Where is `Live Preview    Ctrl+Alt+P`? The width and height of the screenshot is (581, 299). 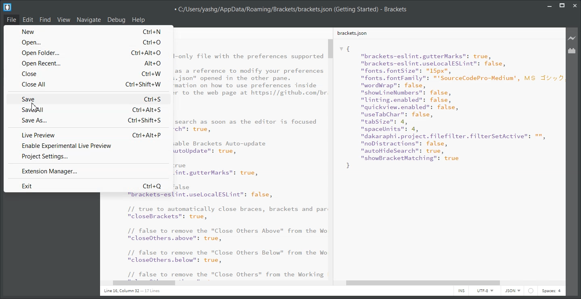
Live Preview    Ctrl+Alt+P is located at coordinates (89, 134).